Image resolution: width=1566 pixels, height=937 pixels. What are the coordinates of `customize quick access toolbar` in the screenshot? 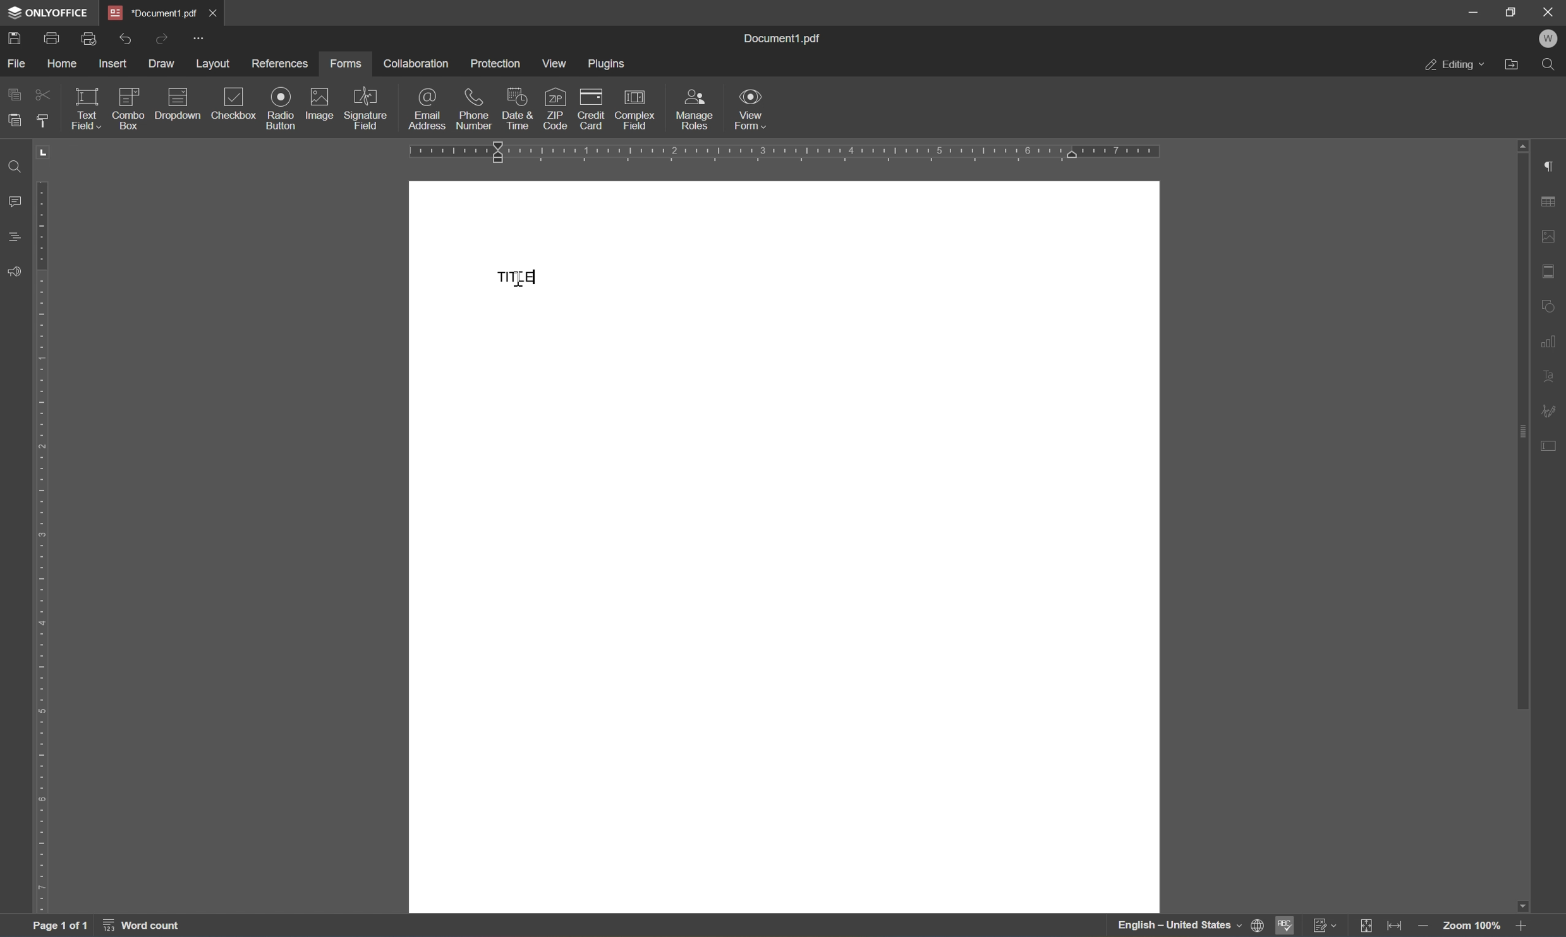 It's located at (201, 37).